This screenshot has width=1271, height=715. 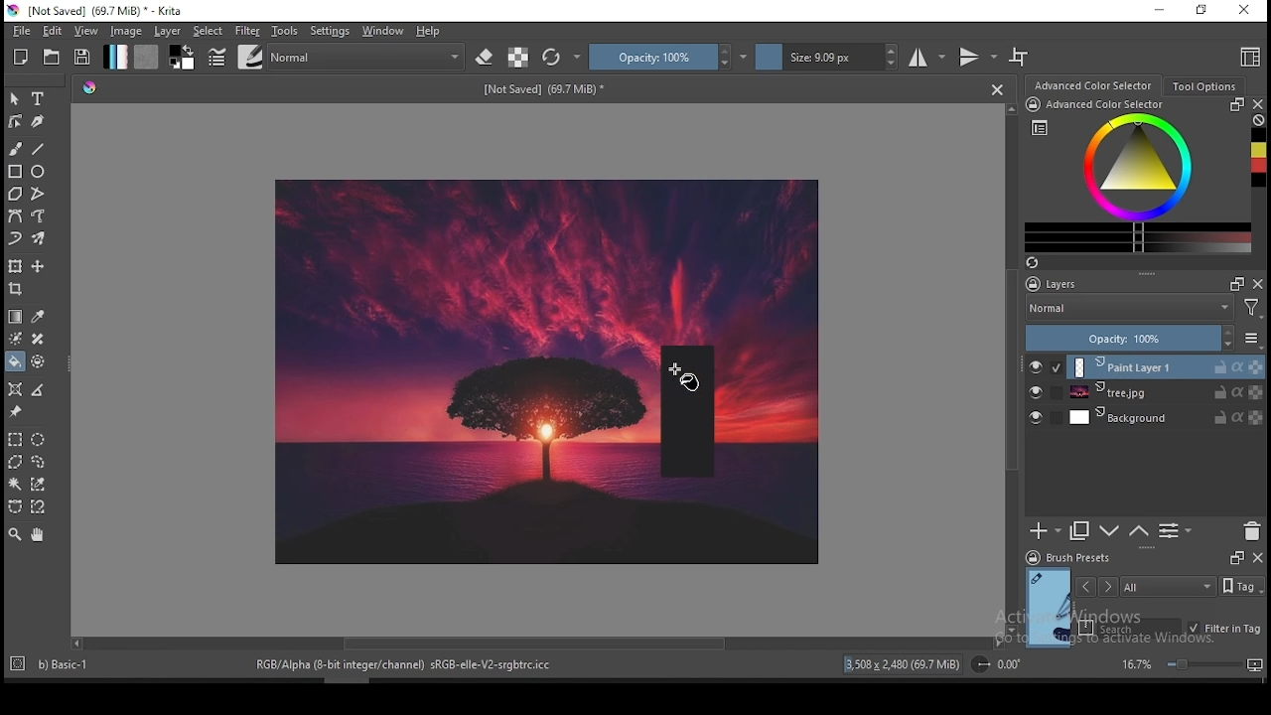 I want to click on blending mode, so click(x=1147, y=308).